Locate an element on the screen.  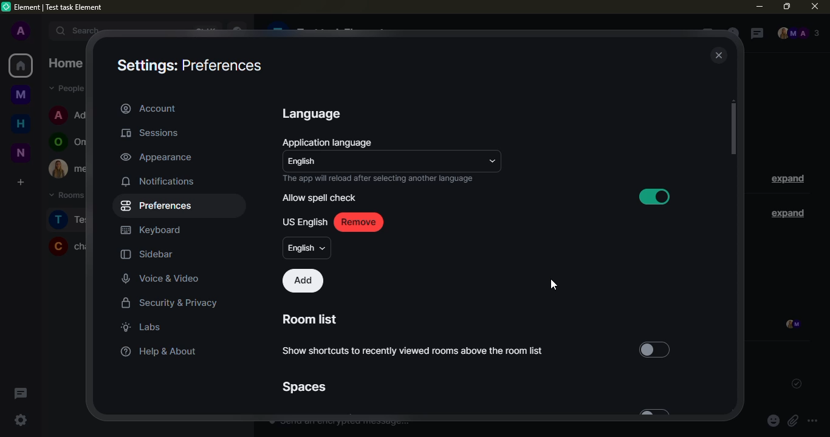
cursor is located at coordinates (554, 287).